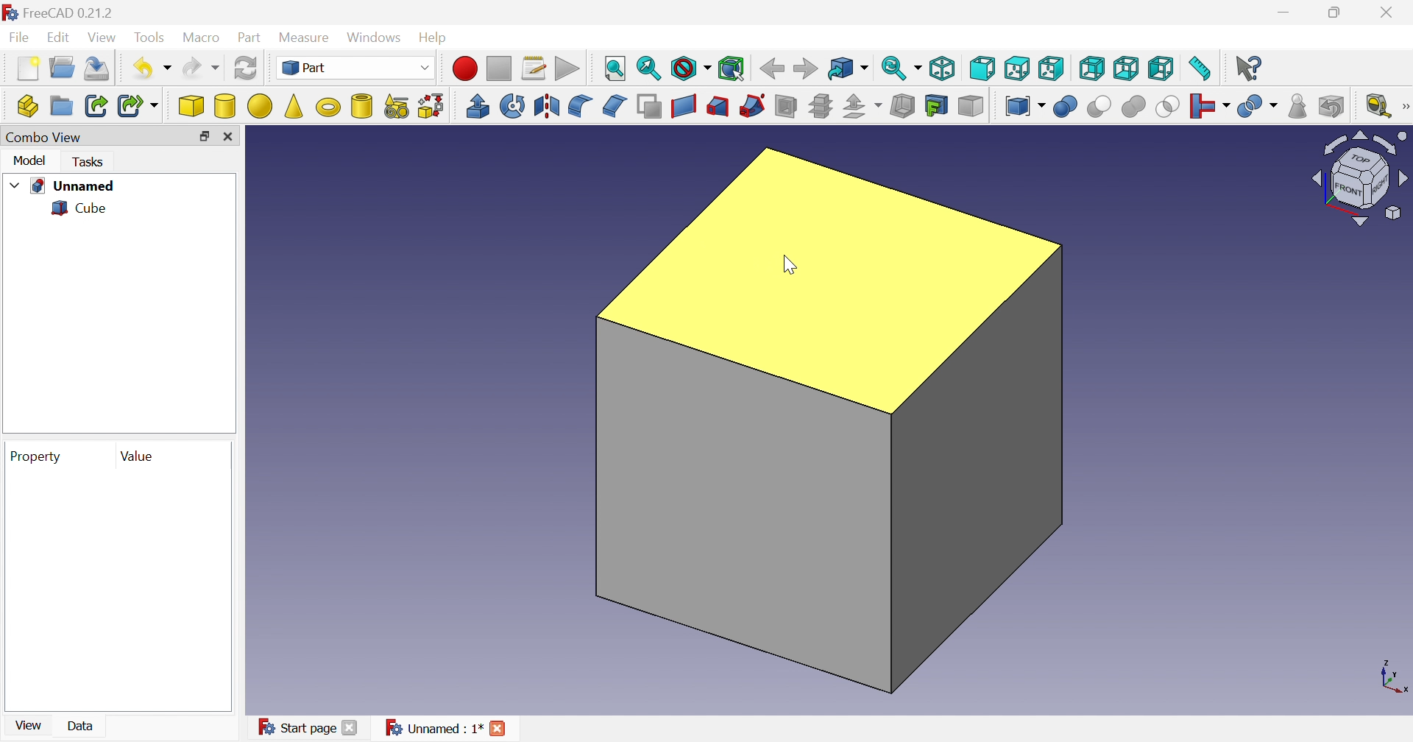 This screenshot has width=1413, height=742. What do you see at coordinates (230, 136) in the screenshot?
I see `Close` at bounding box center [230, 136].